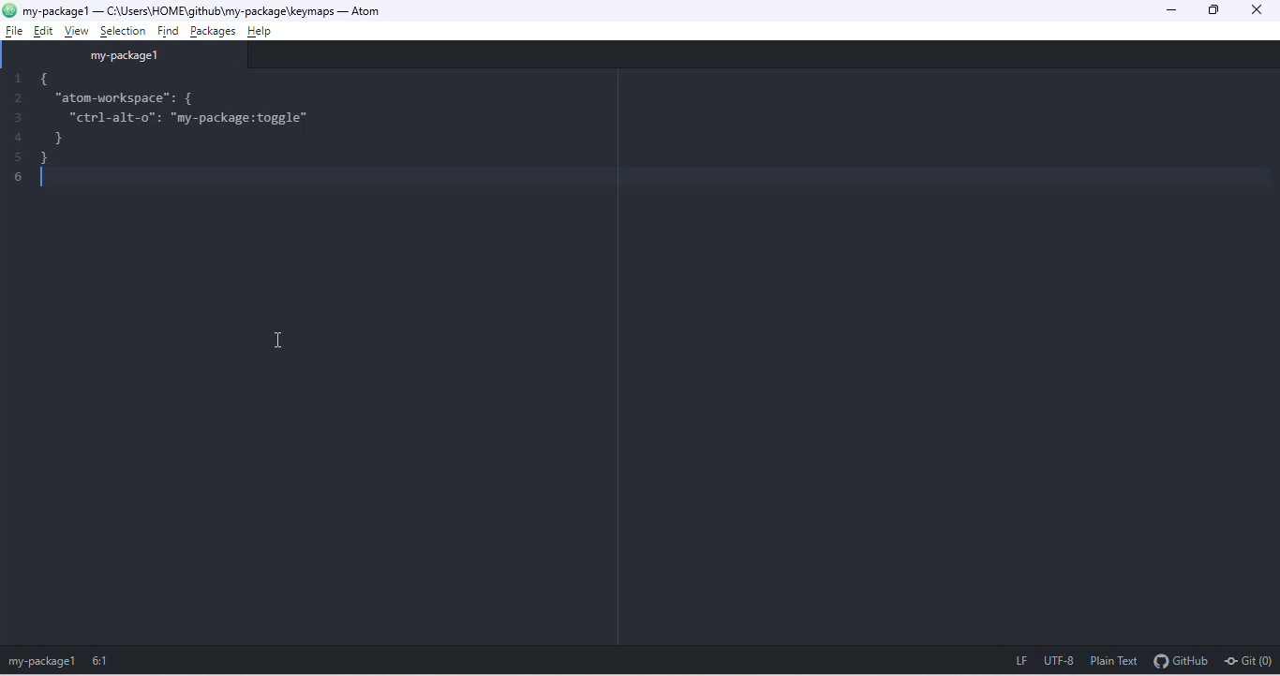  Describe the element at coordinates (50, 181) in the screenshot. I see `typing crusor` at that location.